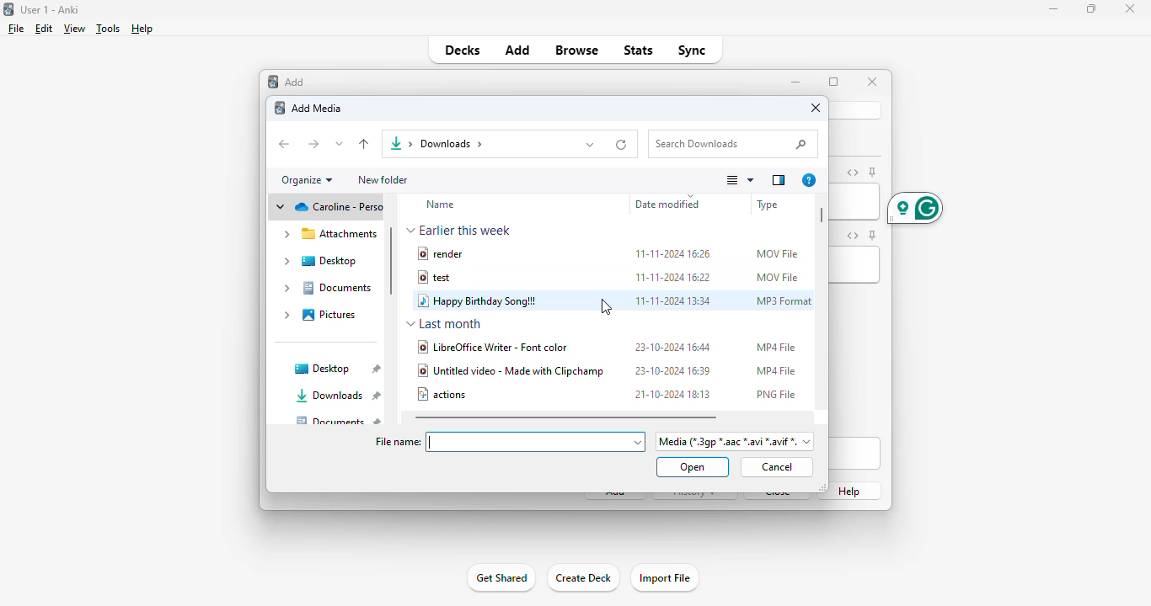 This screenshot has height=606, width=1151. Describe the element at coordinates (306, 179) in the screenshot. I see `organize` at that location.